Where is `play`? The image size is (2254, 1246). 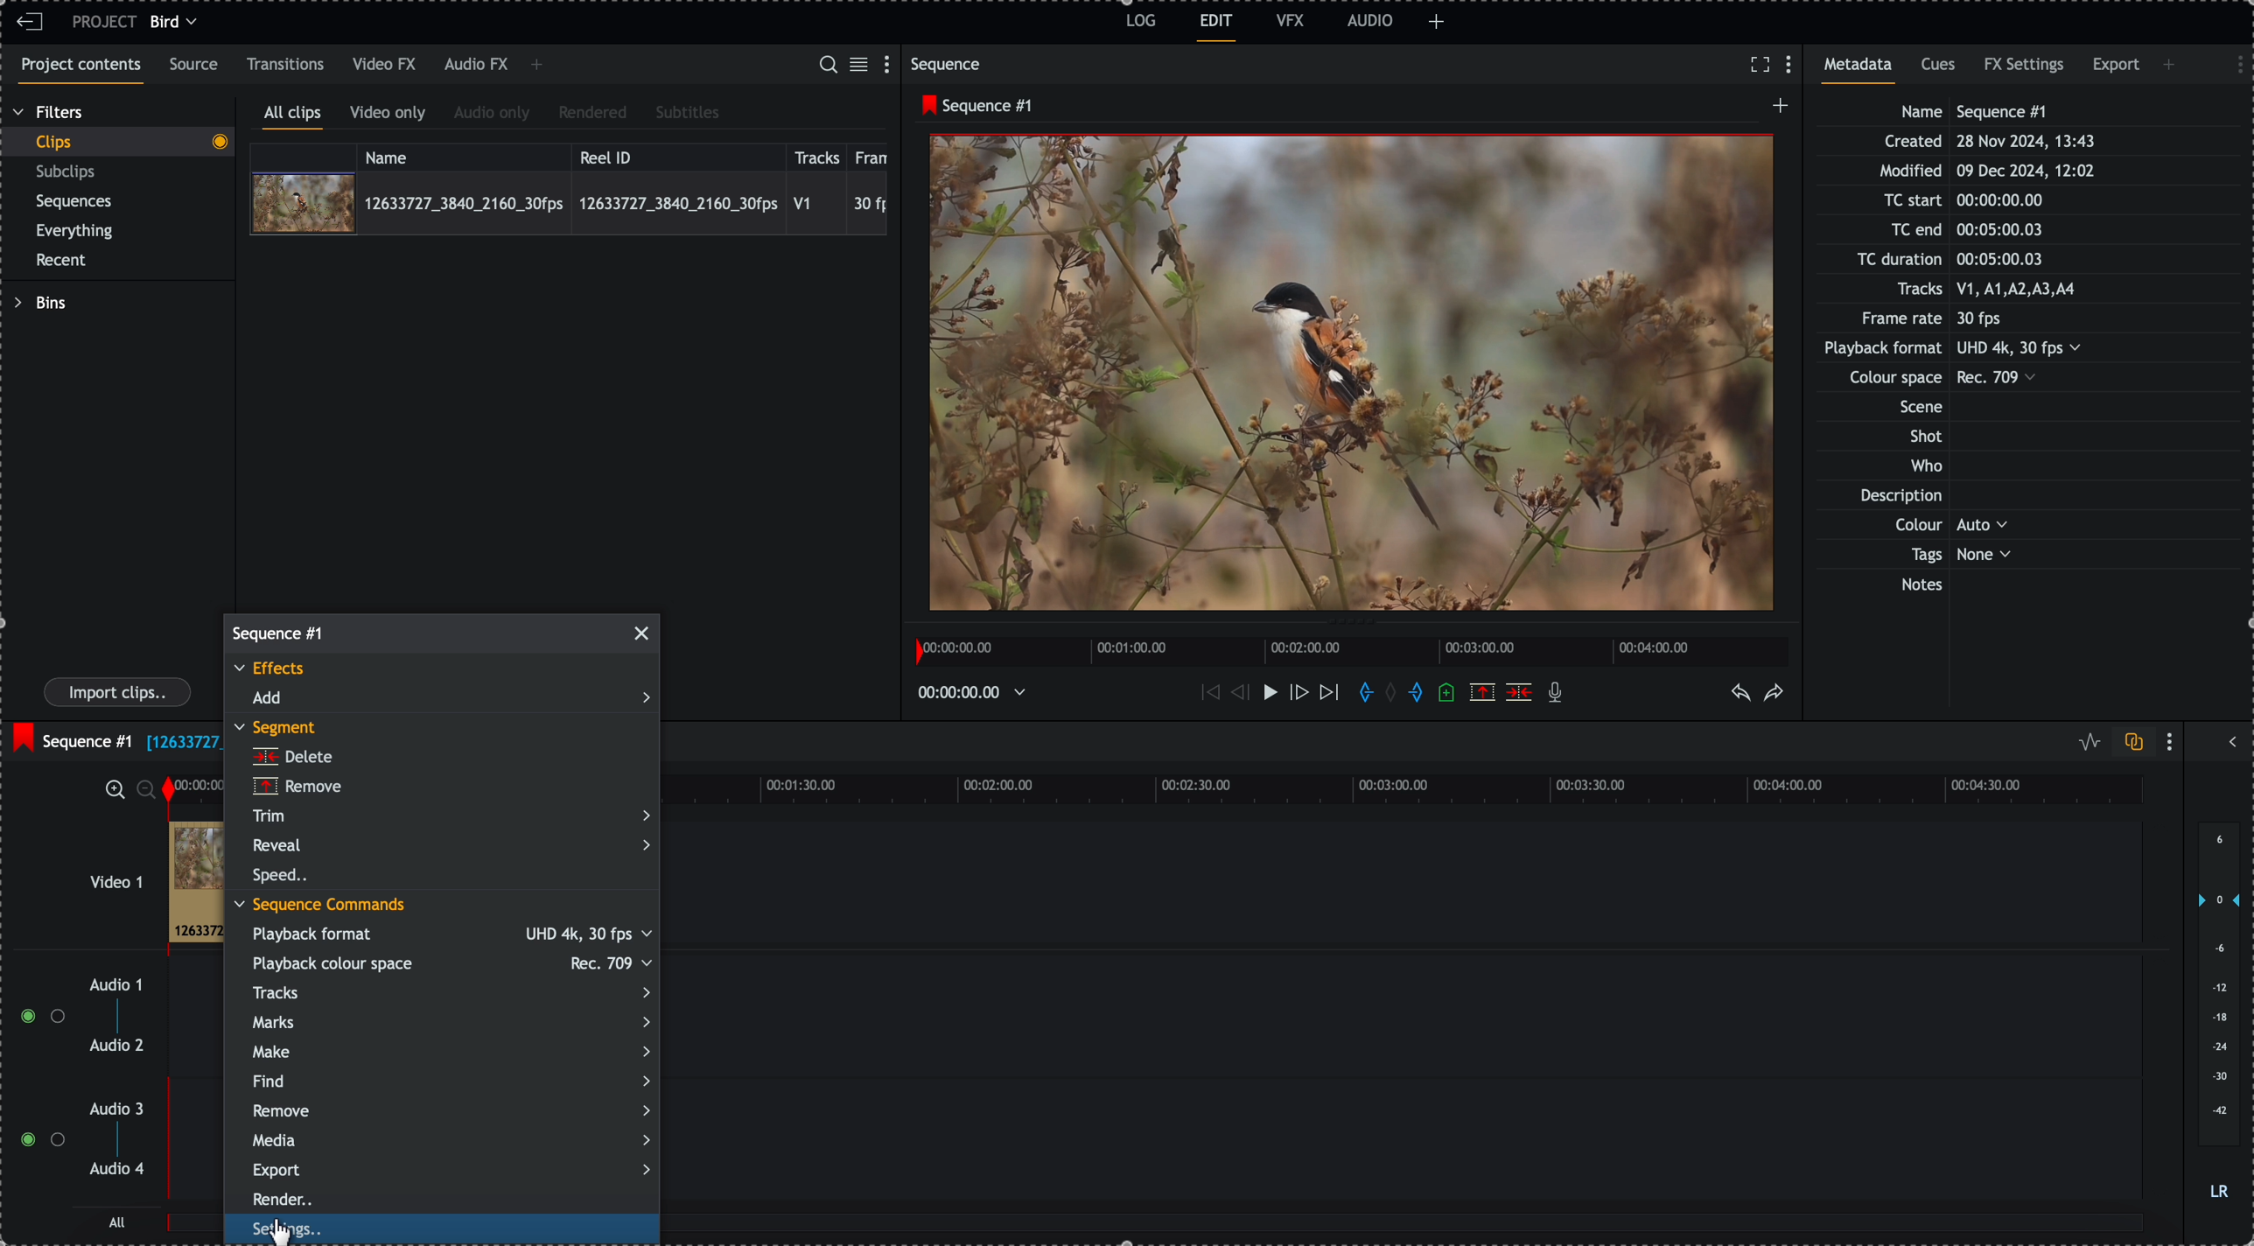
play is located at coordinates (1264, 693).